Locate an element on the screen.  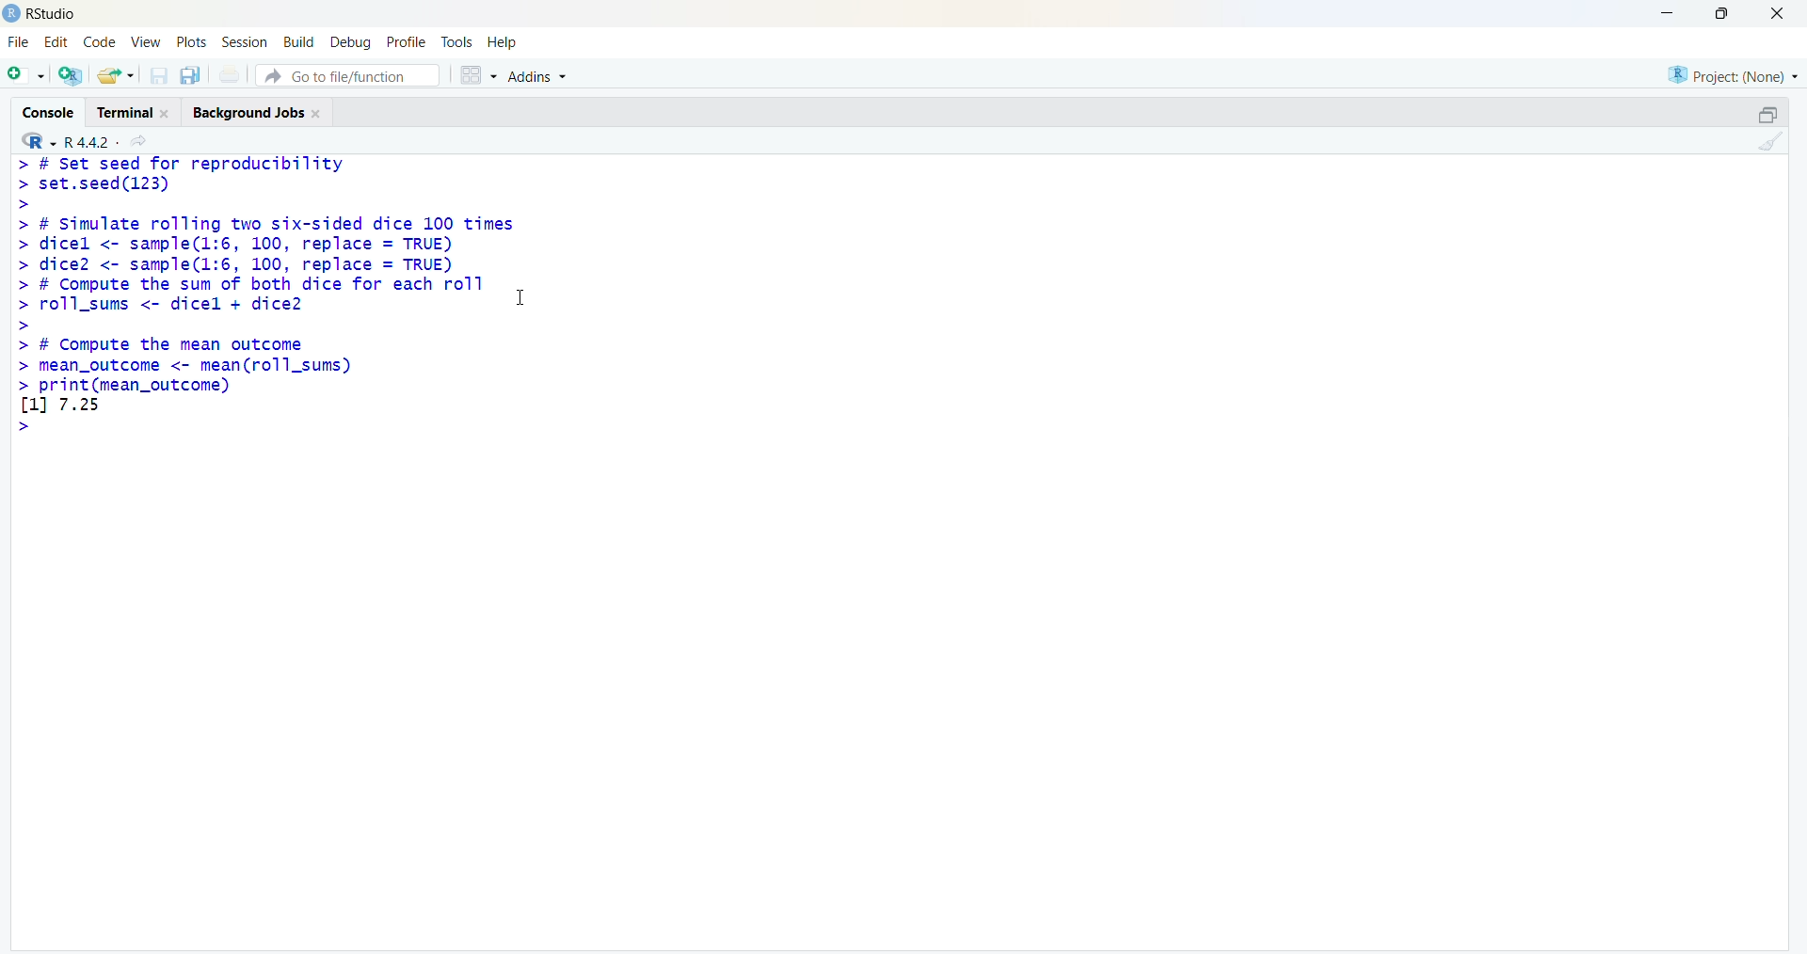
help is located at coordinates (504, 43).